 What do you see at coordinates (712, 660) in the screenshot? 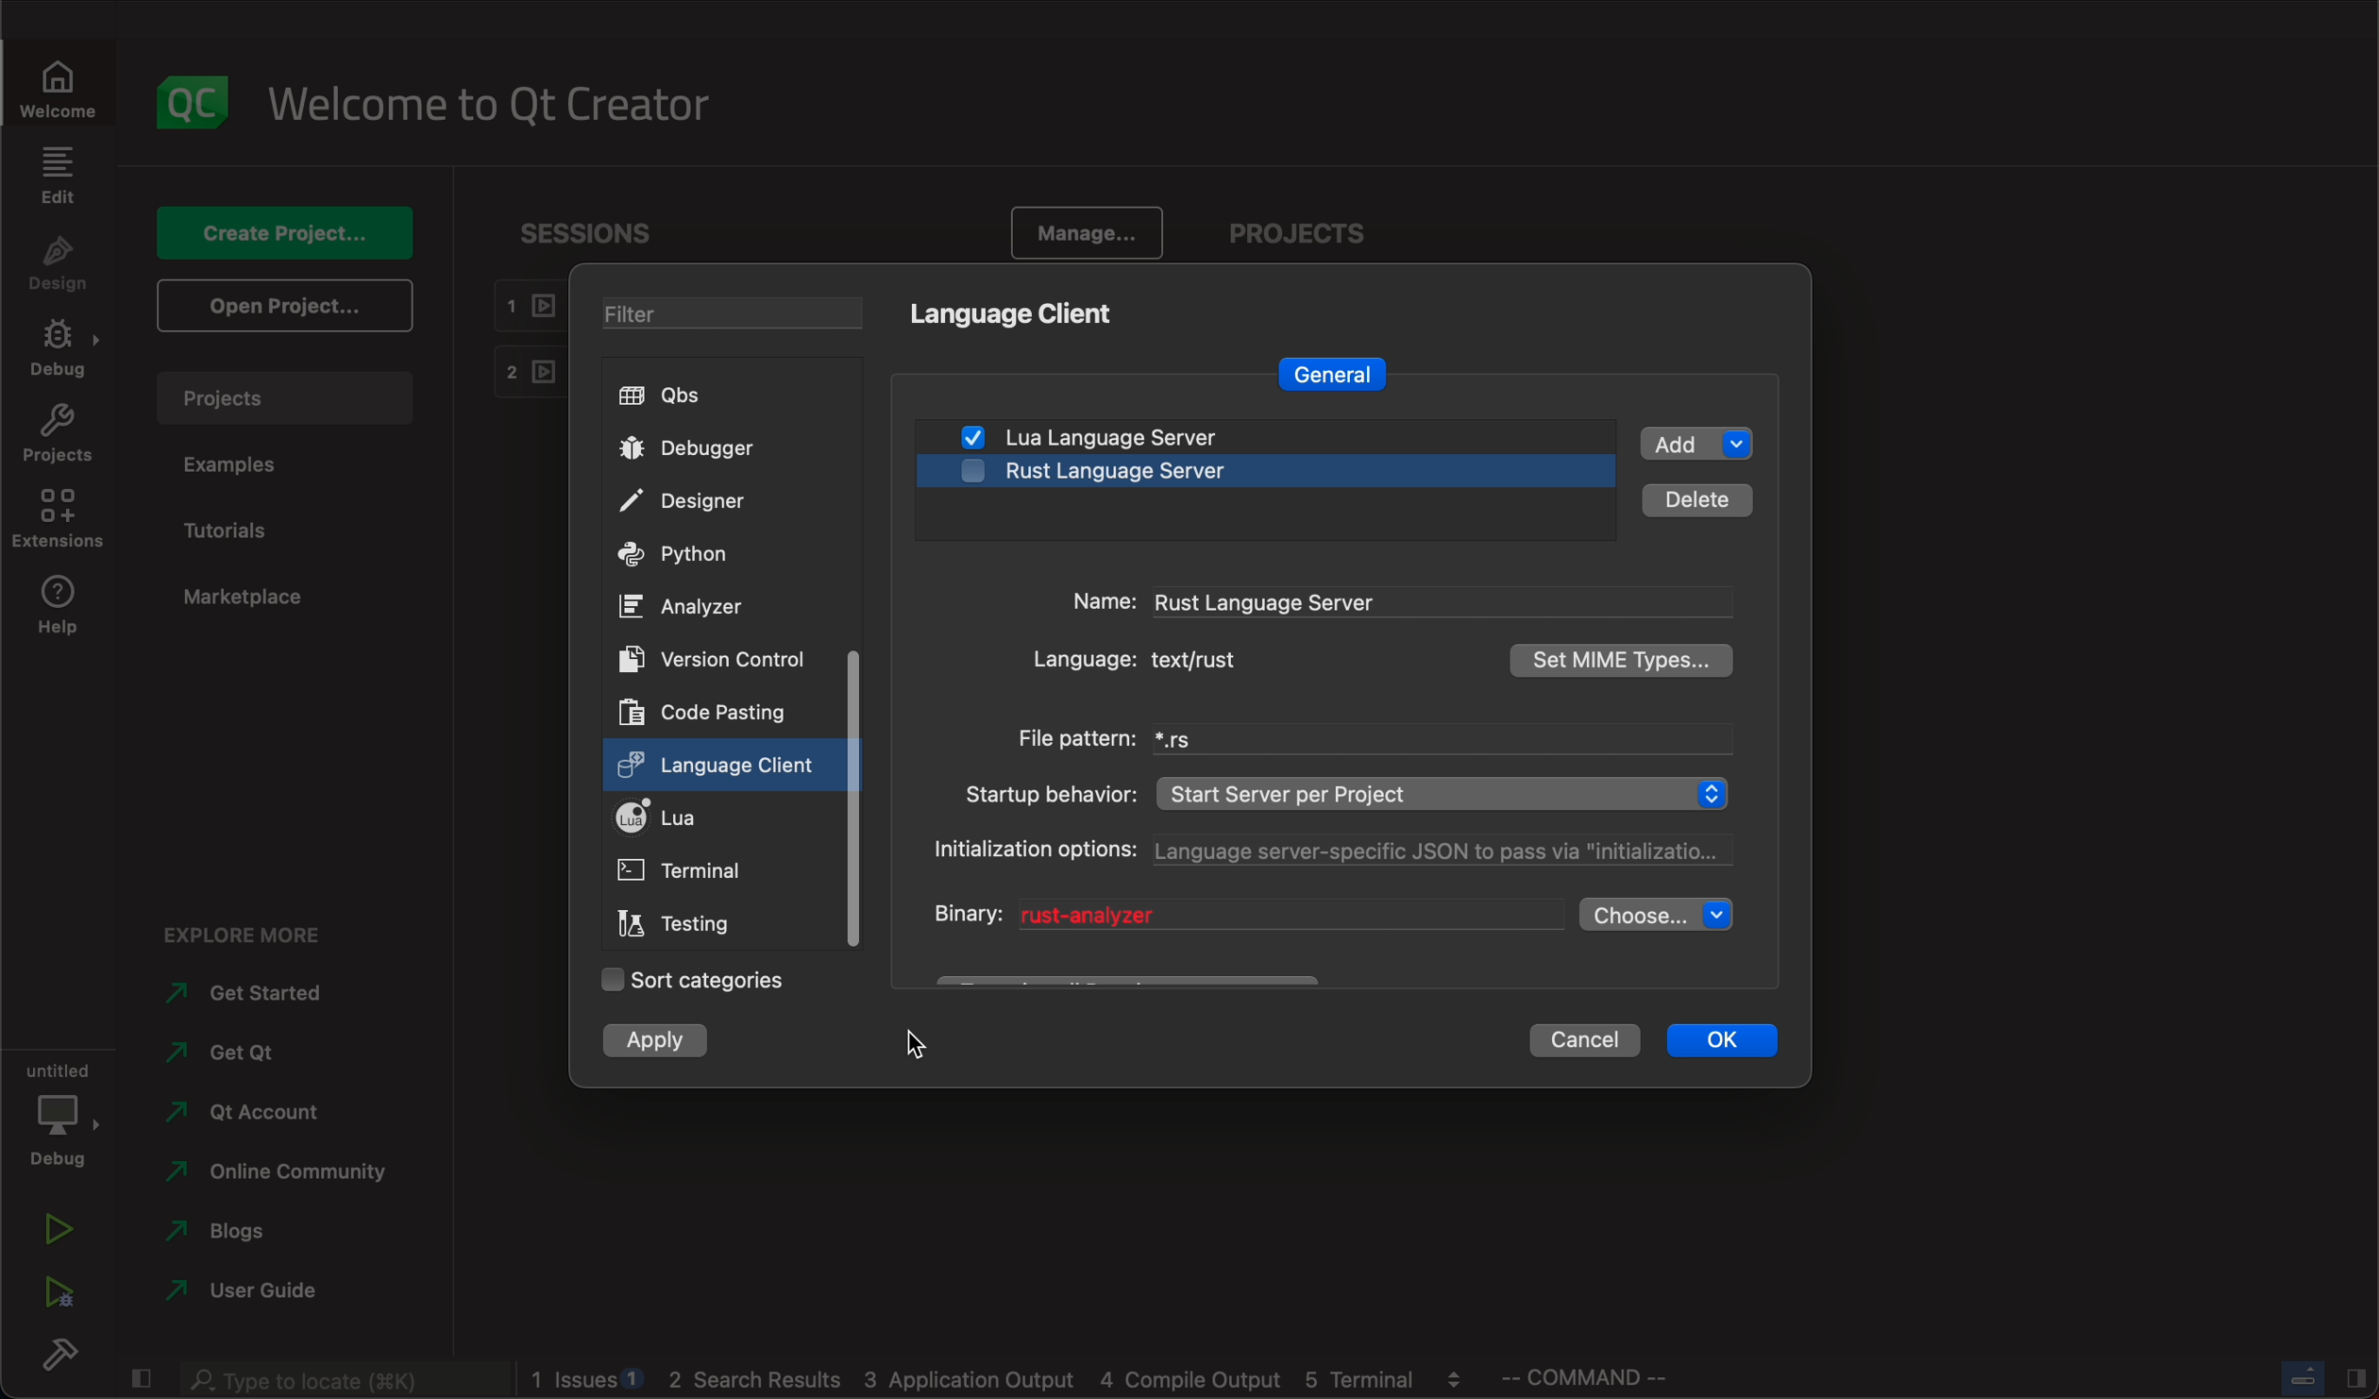
I see `version` at bounding box center [712, 660].